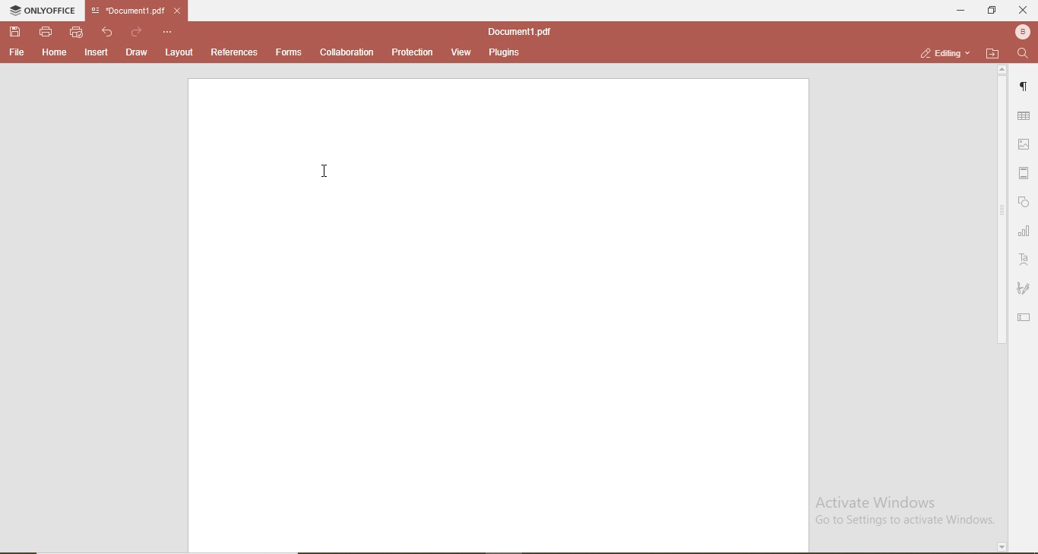  I want to click on document, so click(517, 31).